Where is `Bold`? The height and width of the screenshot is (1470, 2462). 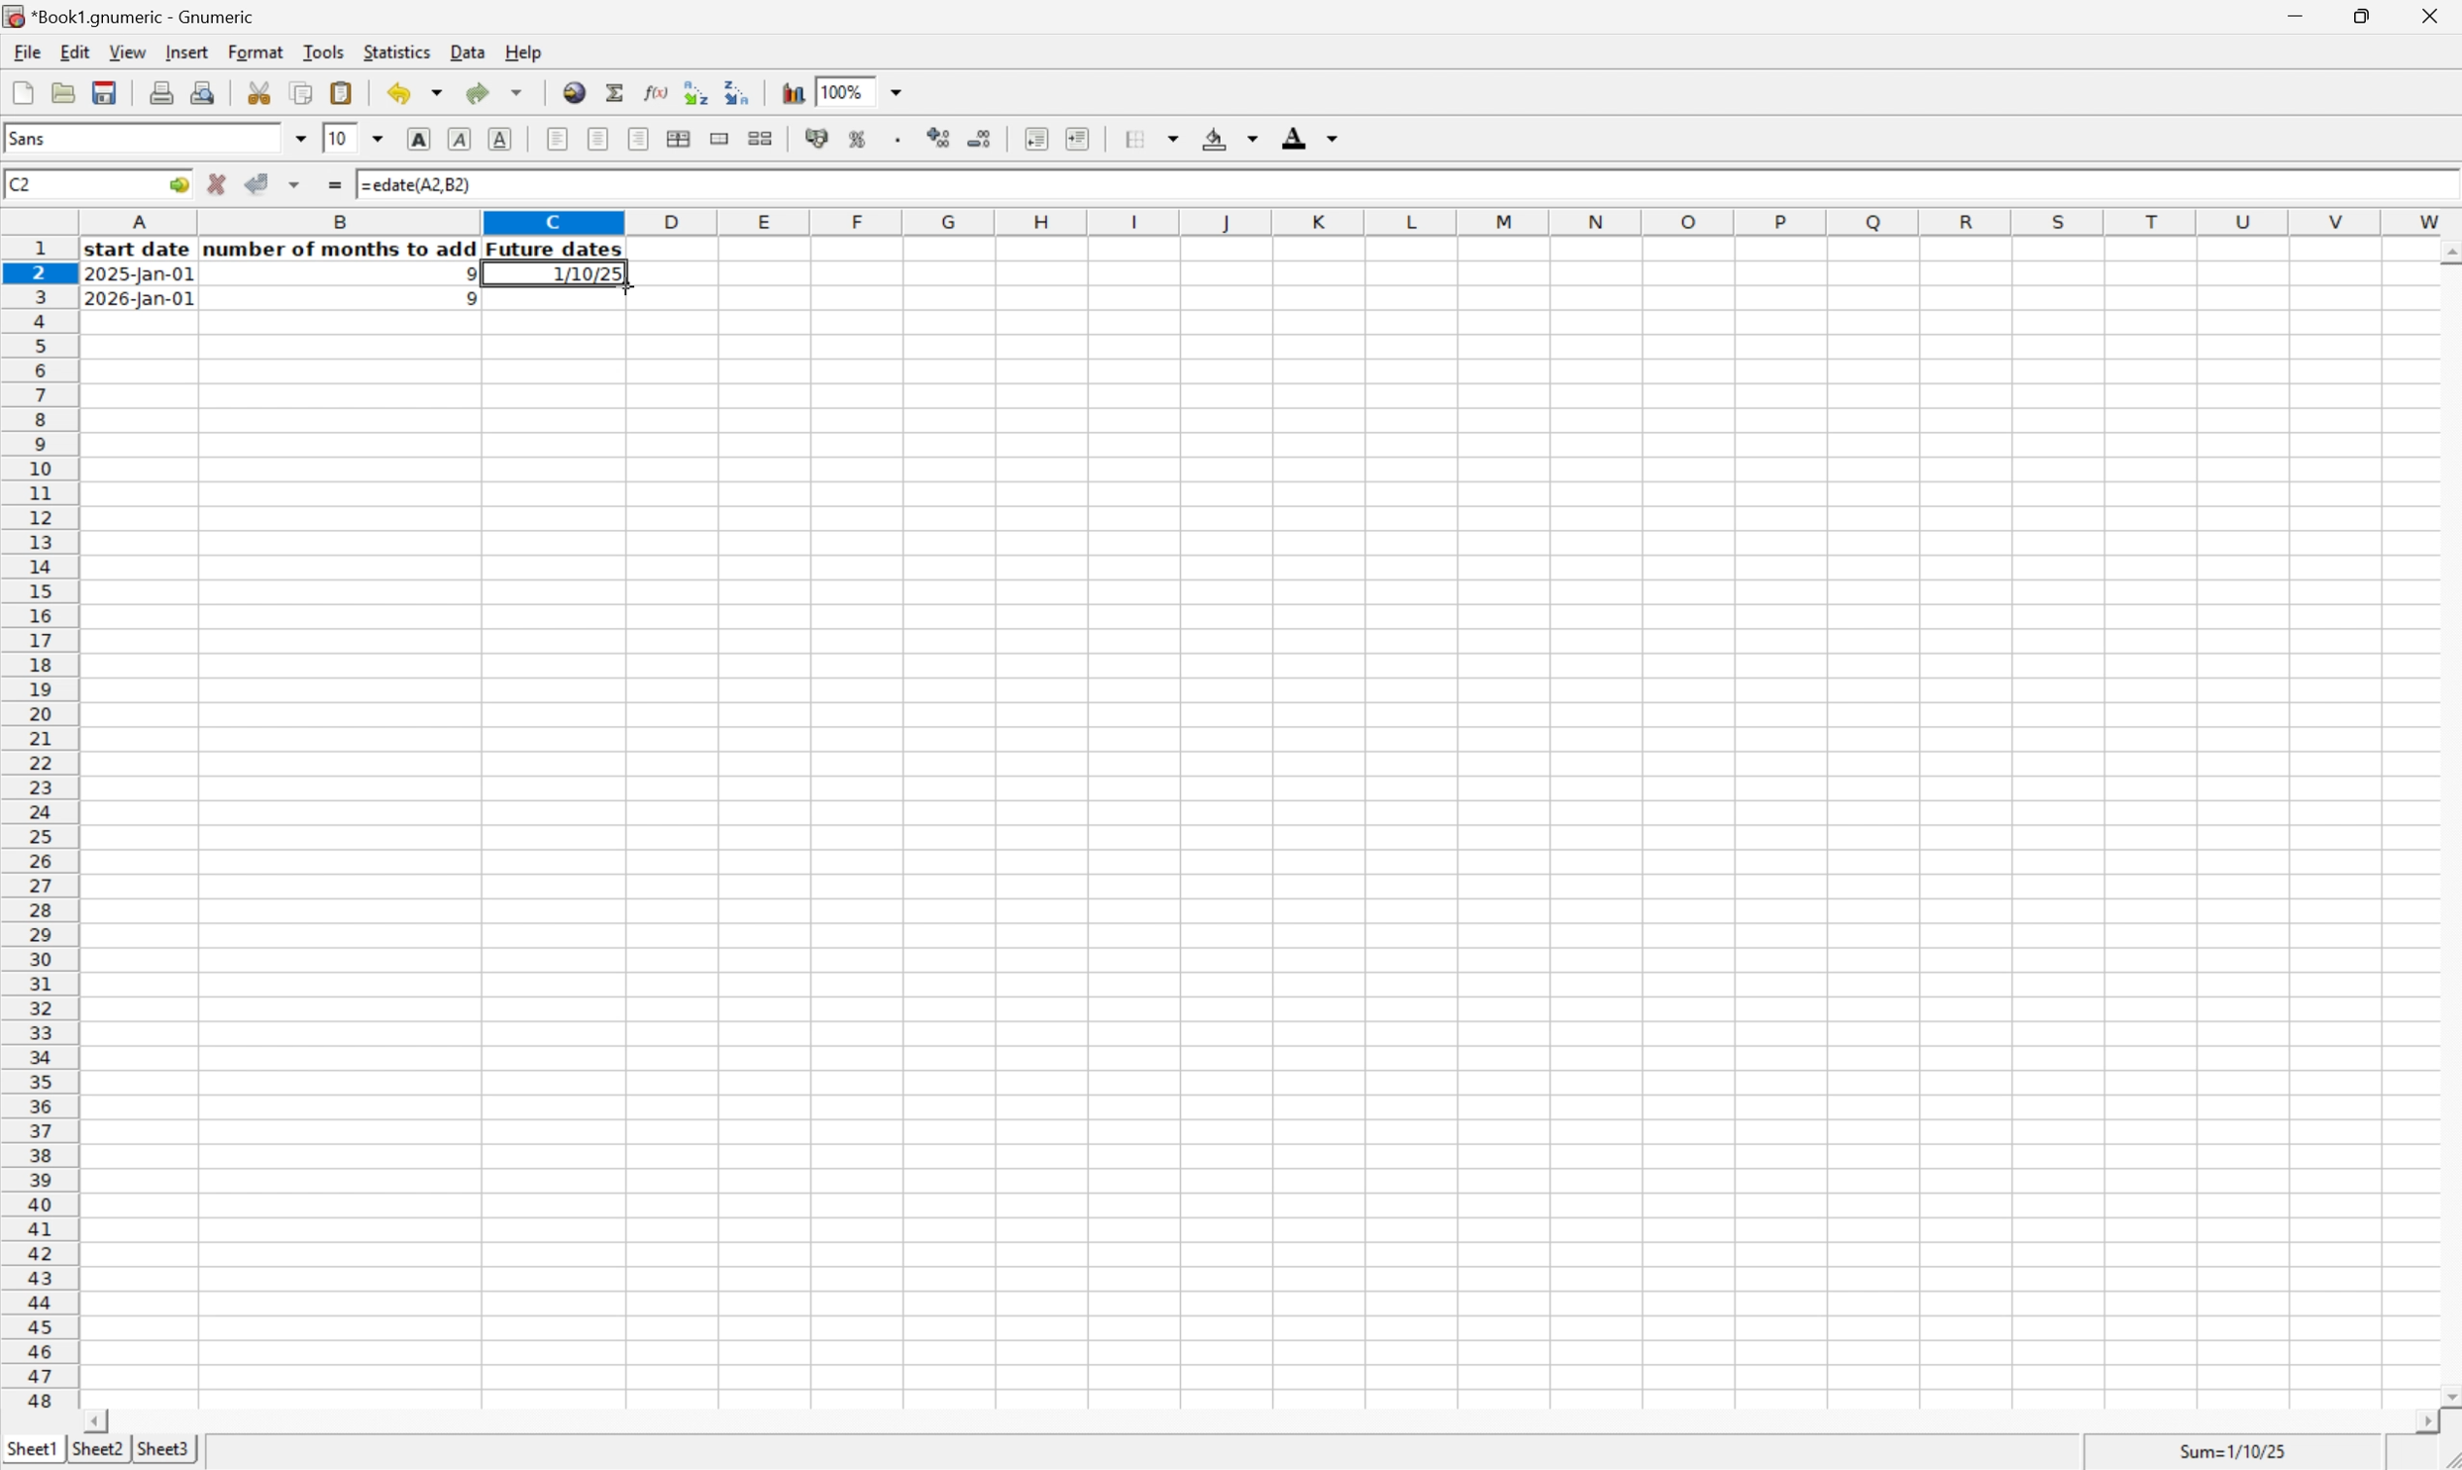 Bold is located at coordinates (420, 140).